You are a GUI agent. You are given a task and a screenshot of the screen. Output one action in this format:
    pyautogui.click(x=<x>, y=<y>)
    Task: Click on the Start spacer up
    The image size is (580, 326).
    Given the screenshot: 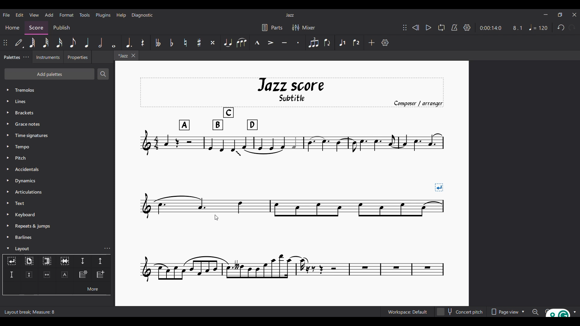 What is the action you would take?
    pyautogui.click(x=101, y=261)
    